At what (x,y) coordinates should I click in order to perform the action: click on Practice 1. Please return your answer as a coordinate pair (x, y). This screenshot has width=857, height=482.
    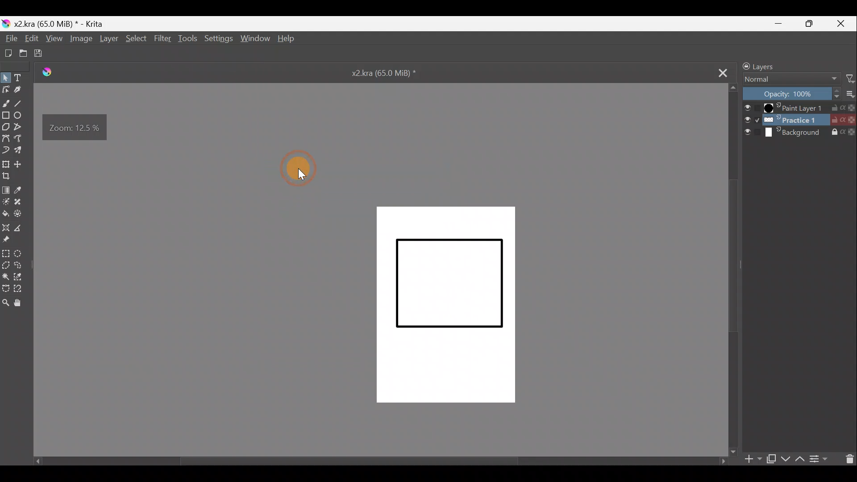
    Looking at the image, I should click on (800, 120).